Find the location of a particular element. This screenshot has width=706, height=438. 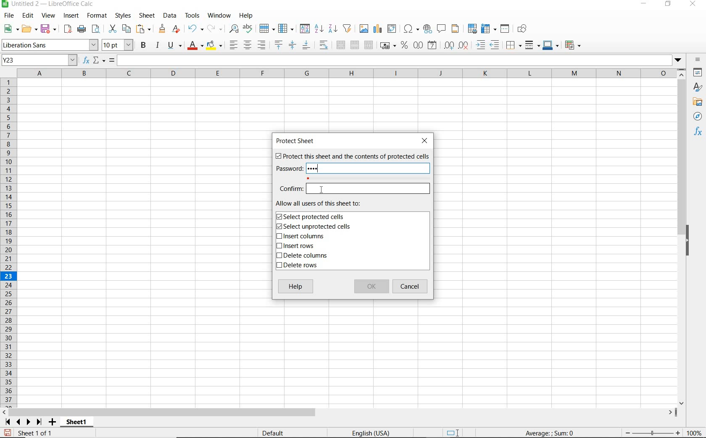

CUT is located at coordinates (112, 28).